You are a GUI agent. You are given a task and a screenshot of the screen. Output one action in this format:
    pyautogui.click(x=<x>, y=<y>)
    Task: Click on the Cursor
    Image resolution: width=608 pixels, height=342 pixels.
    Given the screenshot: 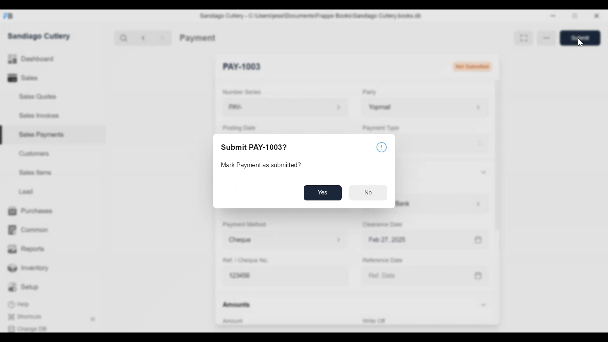 What is the action you would take?
    pyautogui.click(x=580, y=42)
    